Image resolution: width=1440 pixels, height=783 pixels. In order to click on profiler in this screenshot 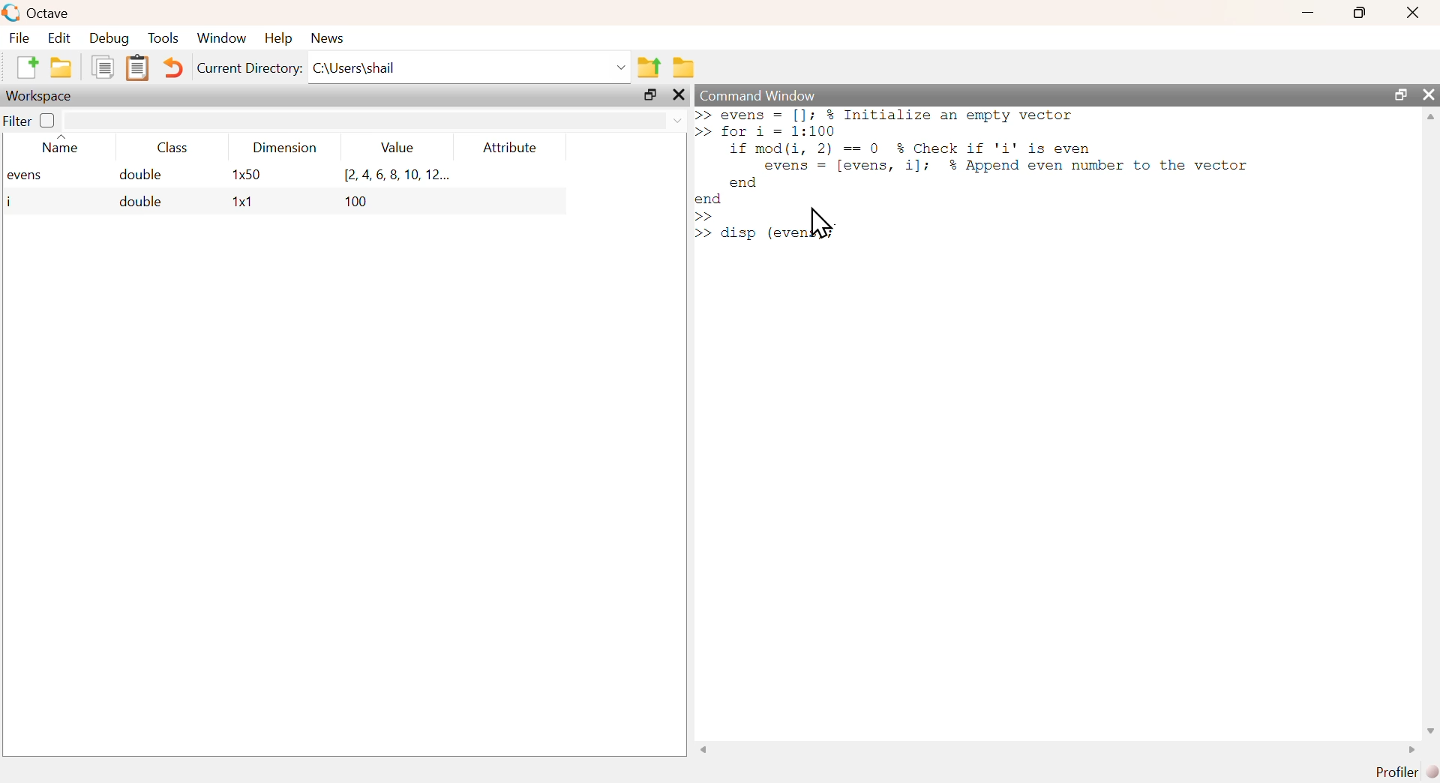, I will do `click(1397, 772)`.